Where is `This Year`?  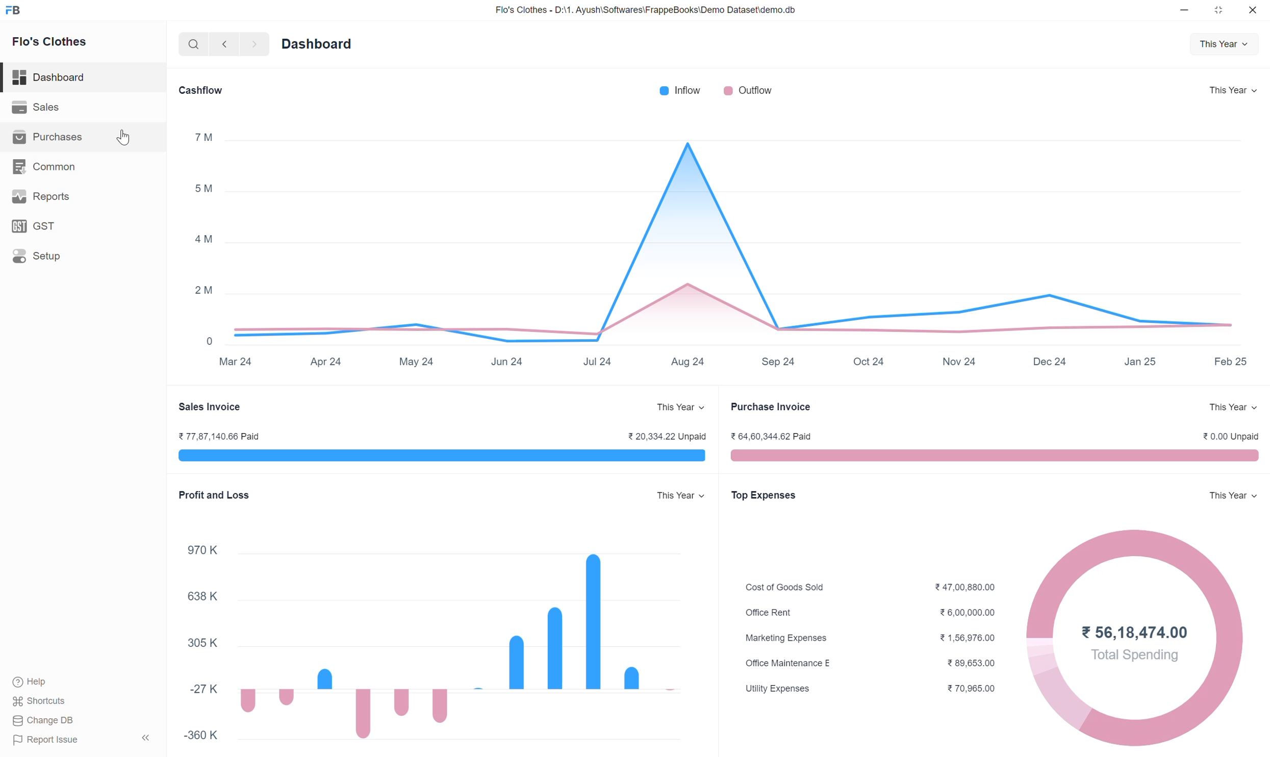
This Year is located at coordinates (1234, 495).